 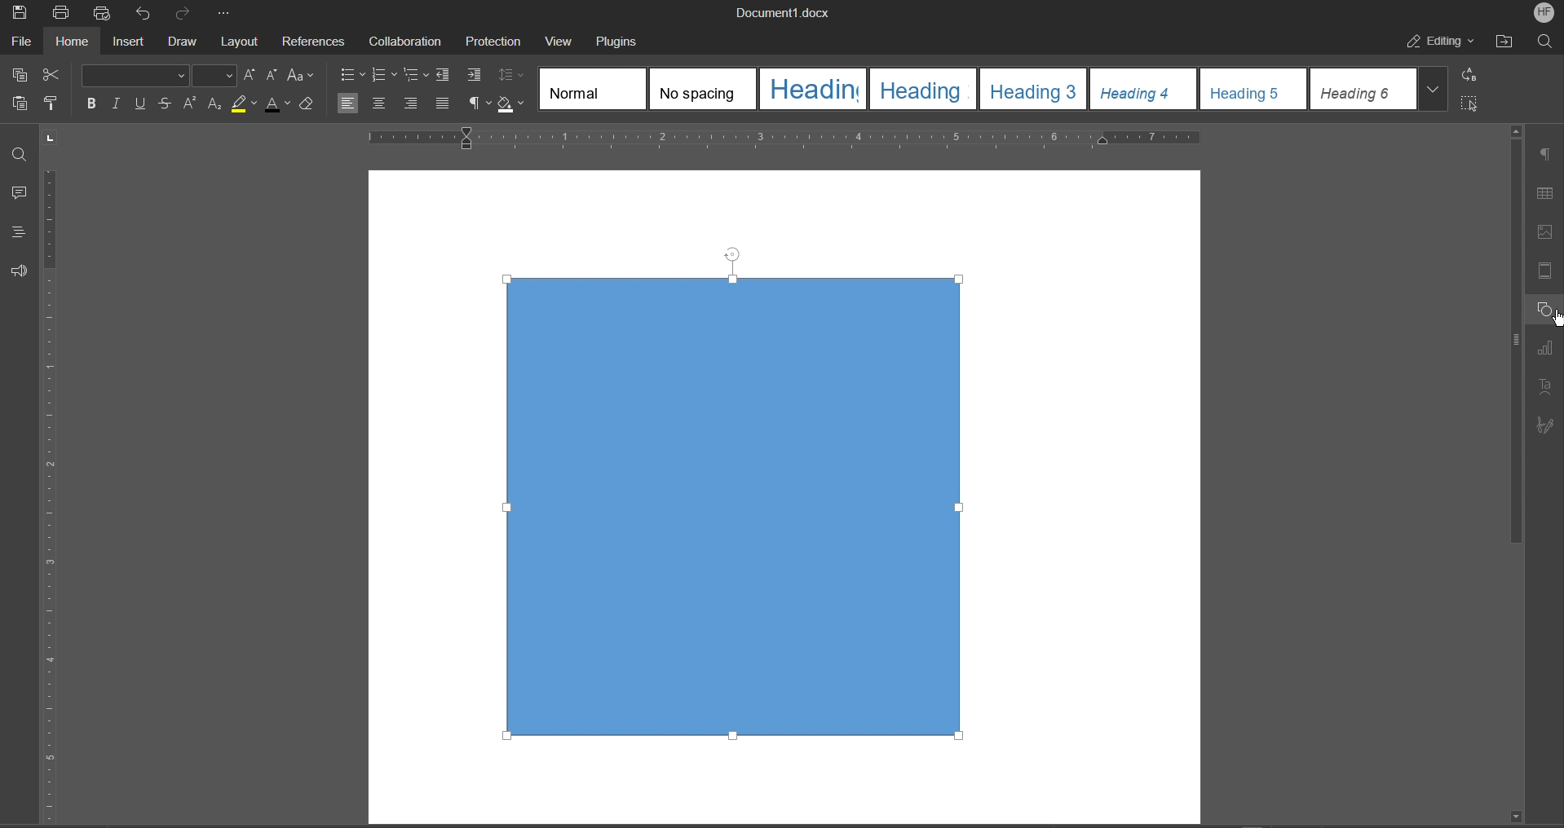 What do you see at coordinates (812, 87) in the screenshot?
I see `Heading 1` at bounding box center [812, 87].